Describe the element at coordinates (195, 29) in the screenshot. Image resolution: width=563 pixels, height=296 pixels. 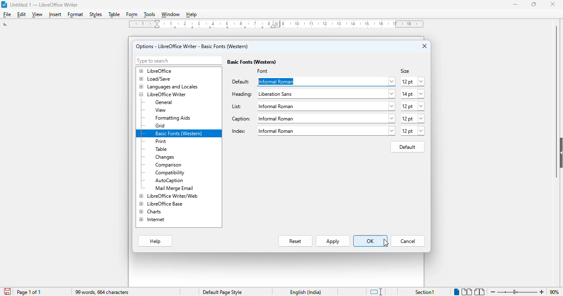
I see `center tab` at that location.